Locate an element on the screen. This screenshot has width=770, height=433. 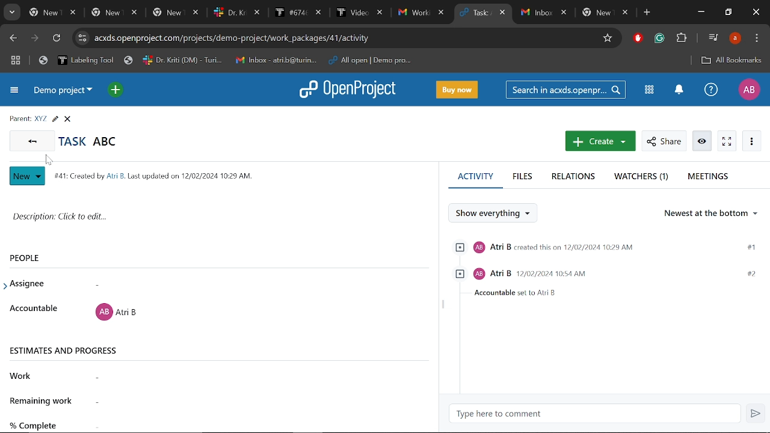
Other tabs is located at coordinates (577, 13).